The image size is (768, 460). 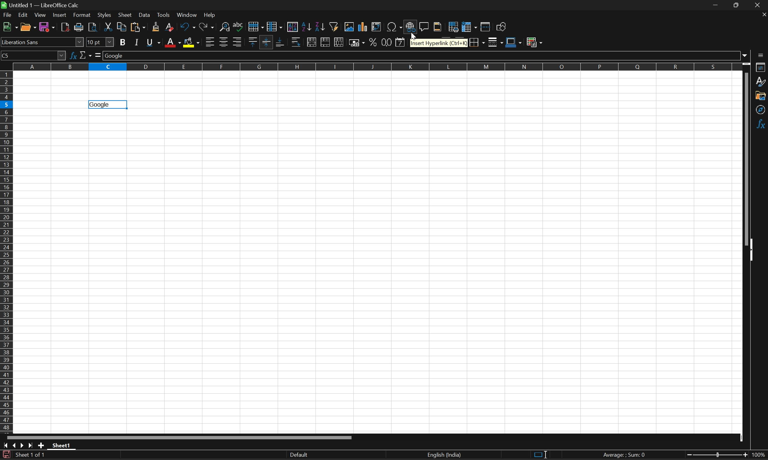 What do you see at coordinates (187, 15) in the screenshot?
I see `Windows` at bounding box center [187, 15].